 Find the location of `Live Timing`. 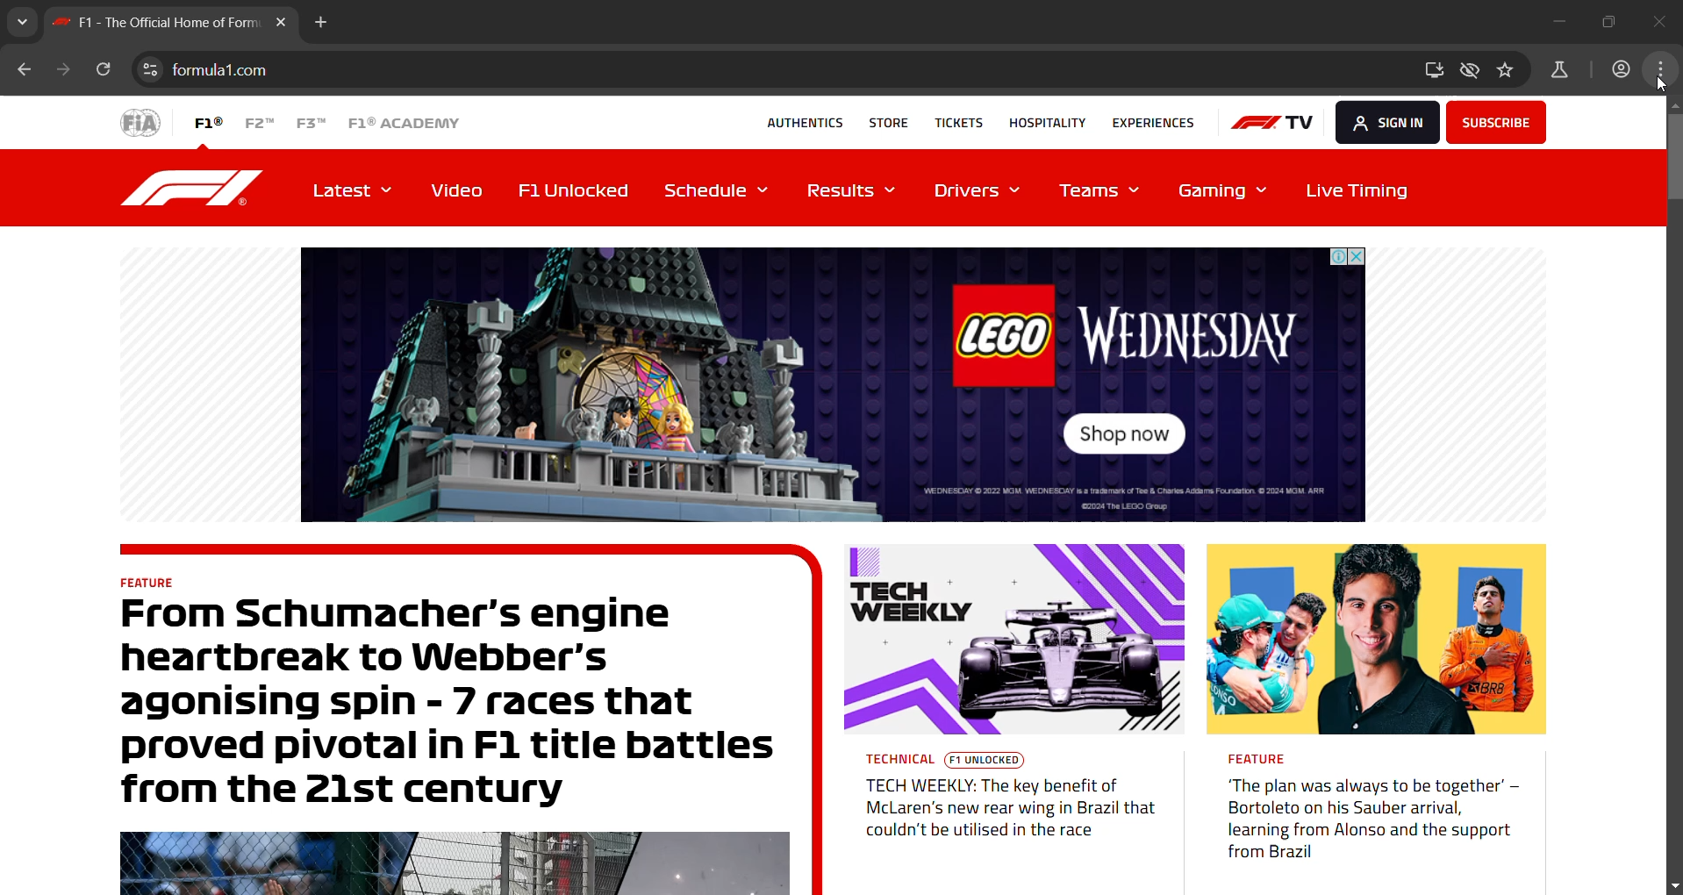

Live Timing is located at coordinates (1356, 194).